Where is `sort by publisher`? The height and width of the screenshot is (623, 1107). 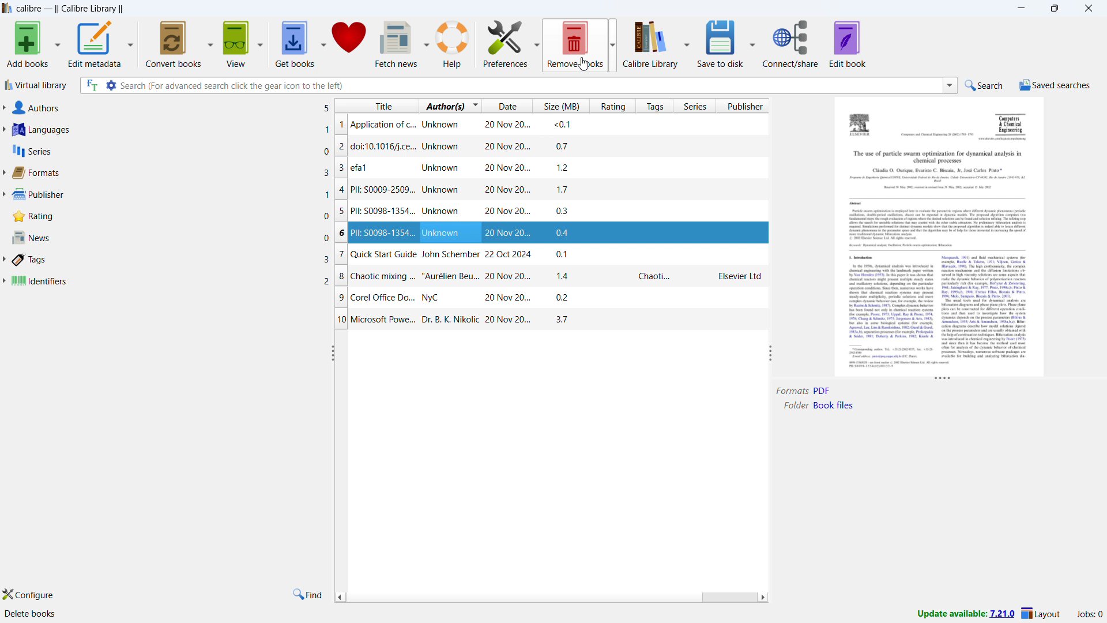 sort by publisher is located at coordinates (743, 106).